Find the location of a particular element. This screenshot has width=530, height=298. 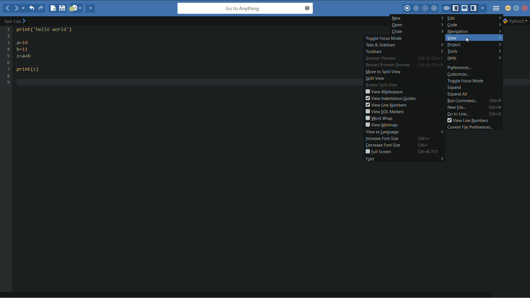

view eol markers is located at coordinates (384, 111).